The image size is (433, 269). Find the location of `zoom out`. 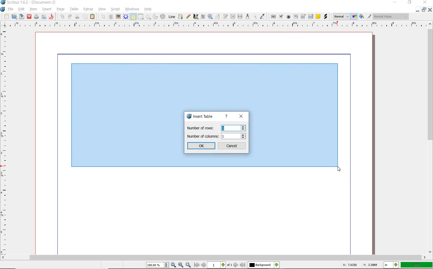

zoom out is located at coordinates (174, 265).